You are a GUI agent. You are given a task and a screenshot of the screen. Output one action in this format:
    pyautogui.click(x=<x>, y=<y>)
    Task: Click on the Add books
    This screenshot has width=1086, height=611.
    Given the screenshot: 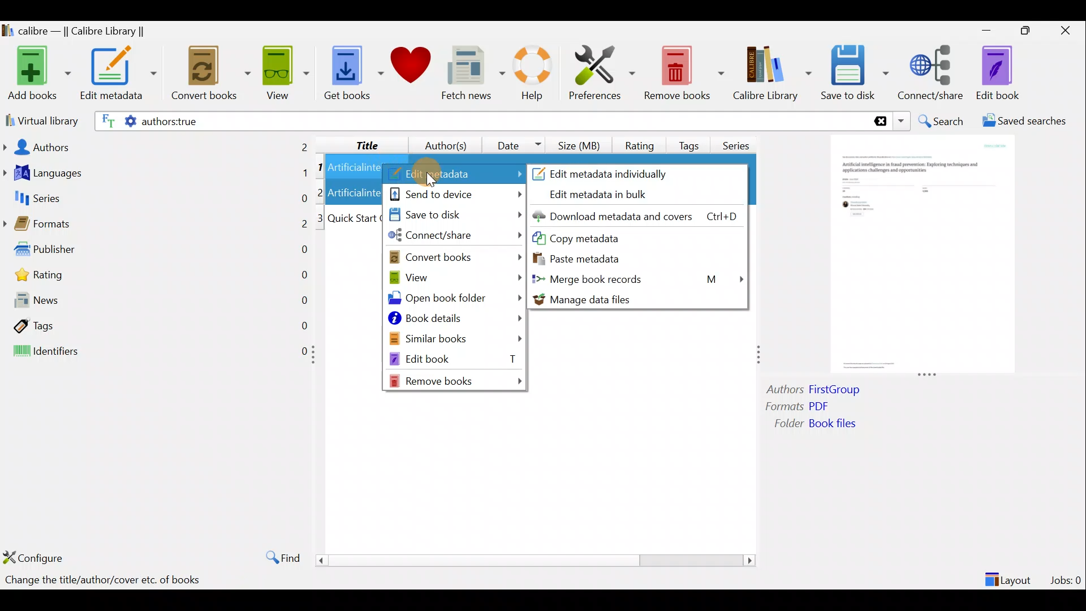 What is the action you would take?
    pyautogui.click(x=37, y=74)
    